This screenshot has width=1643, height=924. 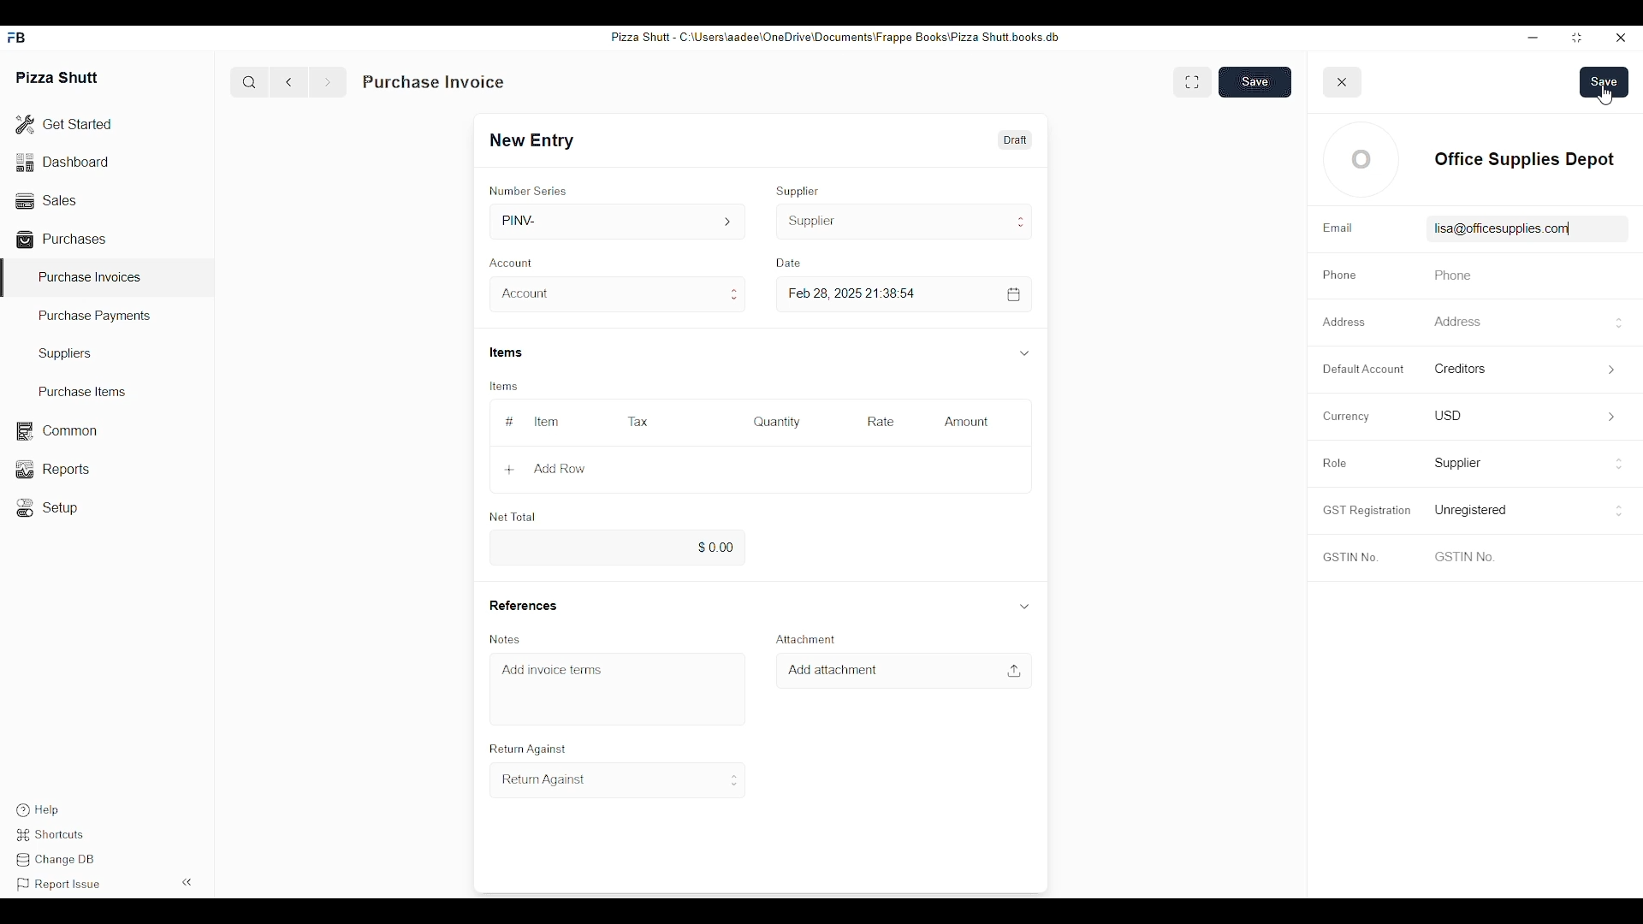 What do you see at coordinates (1013, 139) in the screenshot?
I see `Draft` at bounding box center [1013, 139].